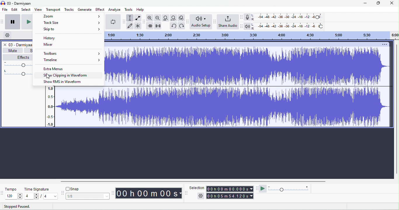 This screenshot has height=210, width=399. I want to click on tempo, so click(12, 189).